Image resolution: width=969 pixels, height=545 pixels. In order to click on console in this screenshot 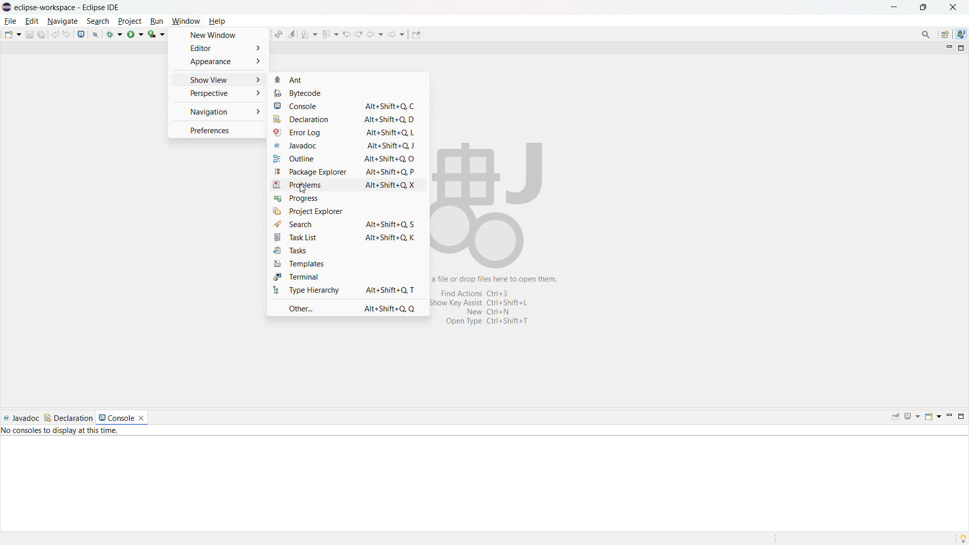, I will do `click(347, 106)`.